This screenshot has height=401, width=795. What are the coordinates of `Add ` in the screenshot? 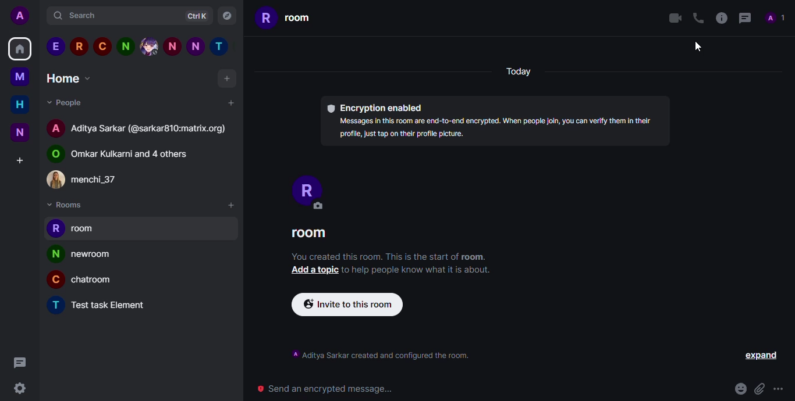 It's located at (19, 160).